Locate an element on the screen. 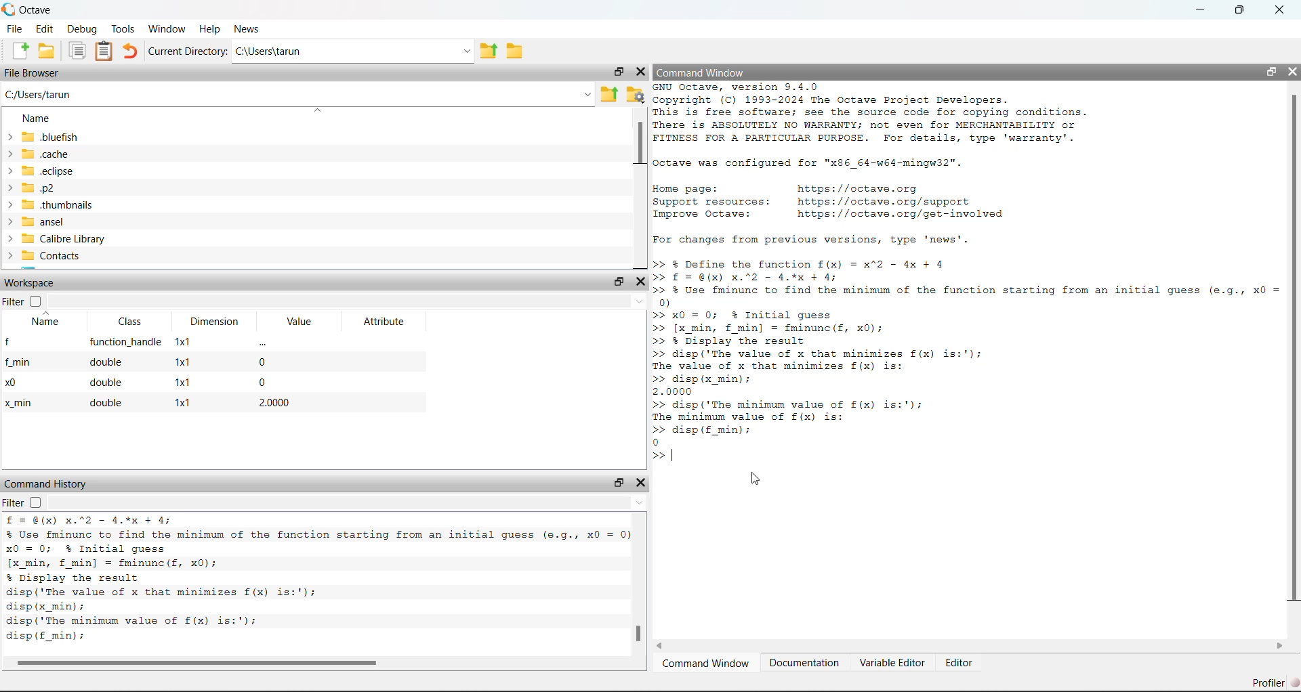 This screenshot has width=1301, height=692. Attribute is located at coordinates (384, 321).